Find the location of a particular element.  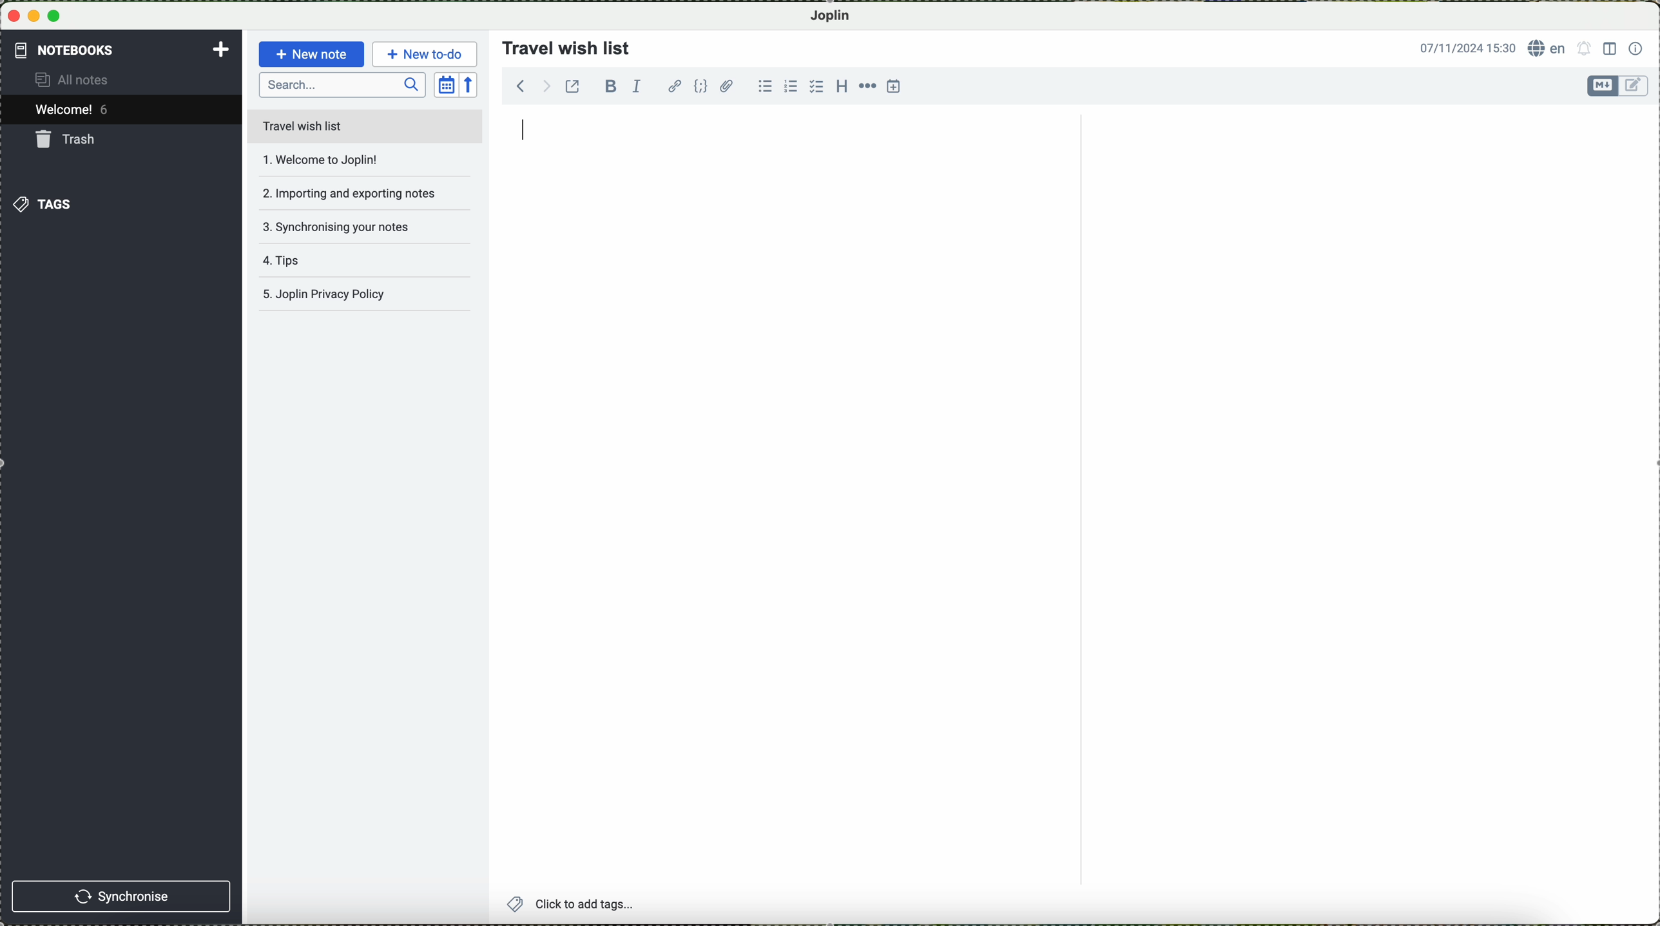

typing is located at coordinates (525, 132).